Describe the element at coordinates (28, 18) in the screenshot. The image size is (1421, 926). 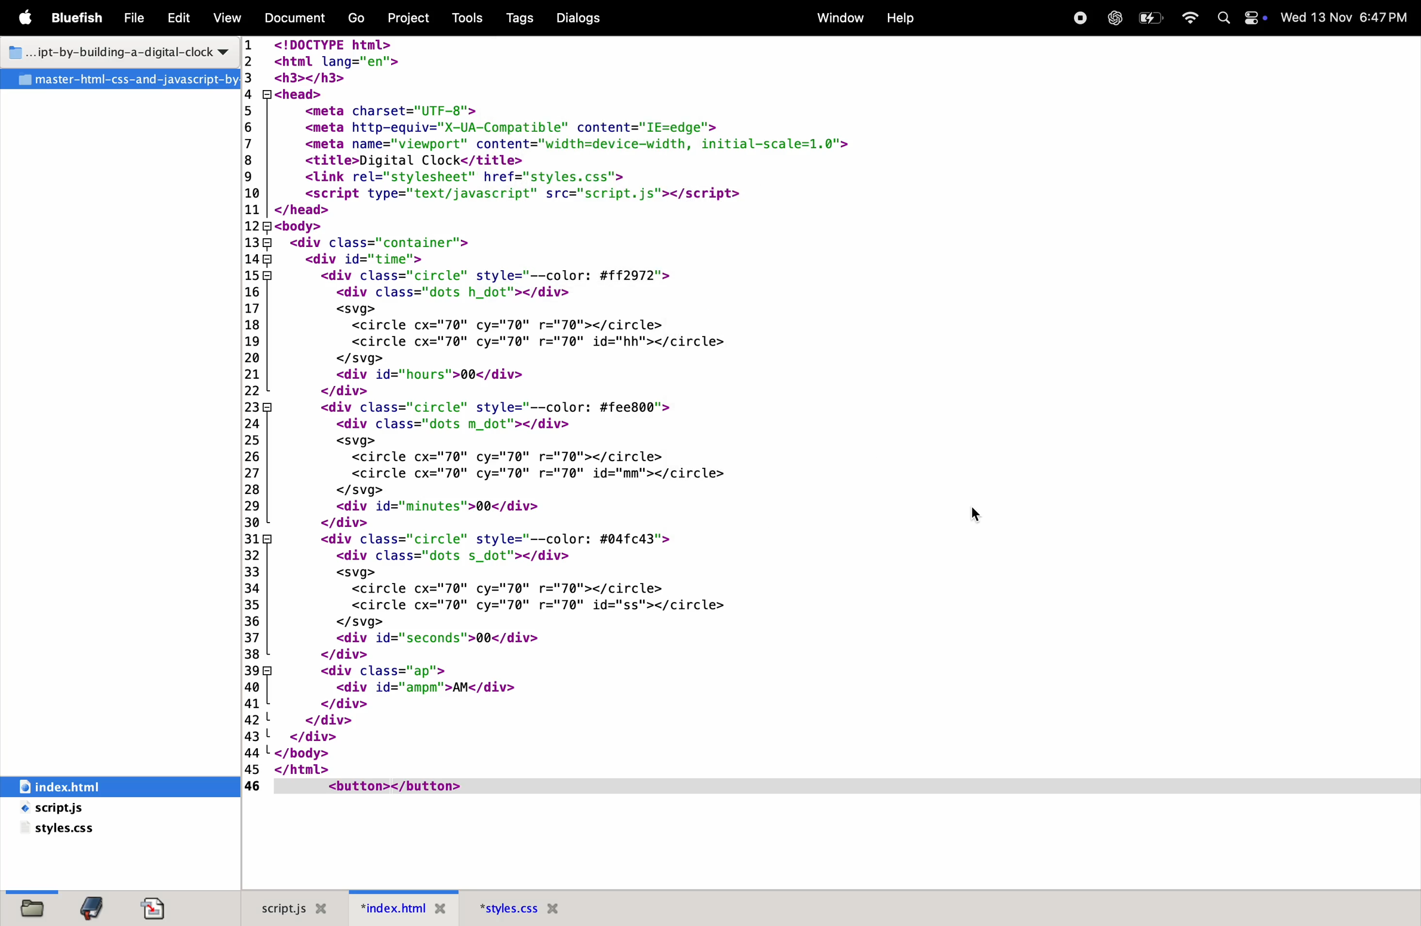
I see `Apple menu` at that location.